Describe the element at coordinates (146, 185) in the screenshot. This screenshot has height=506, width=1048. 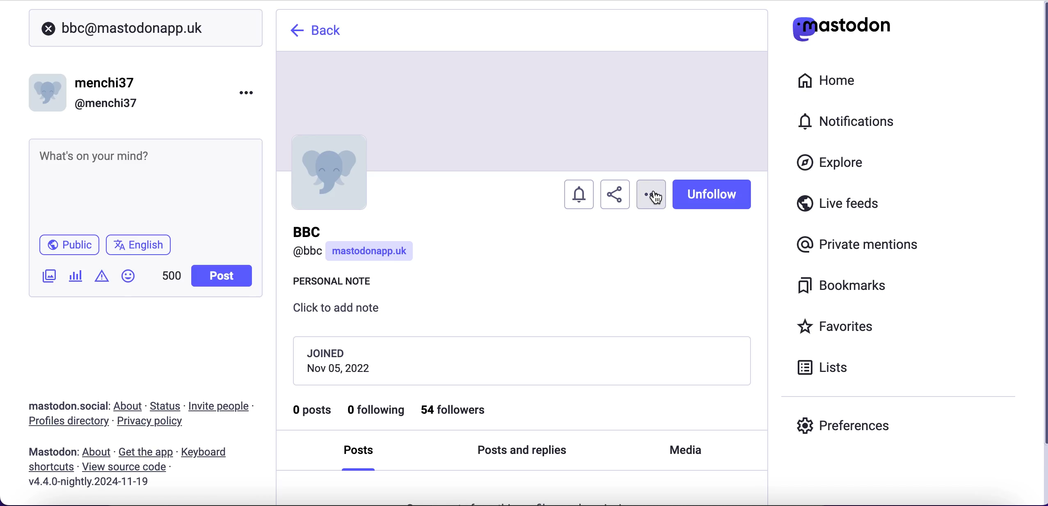
I see `post what's n your mind` at that location.